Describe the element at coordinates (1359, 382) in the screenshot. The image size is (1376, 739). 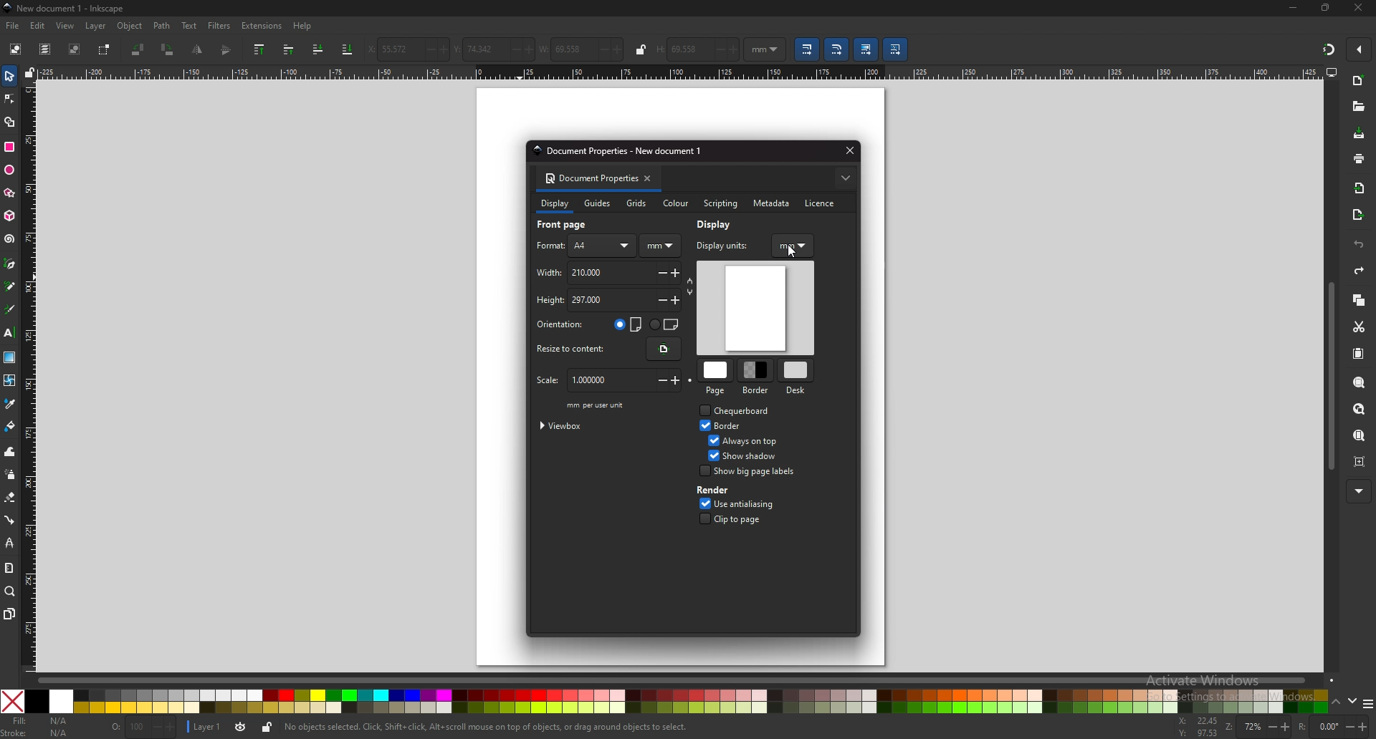
I see `zoom selection` at that location.